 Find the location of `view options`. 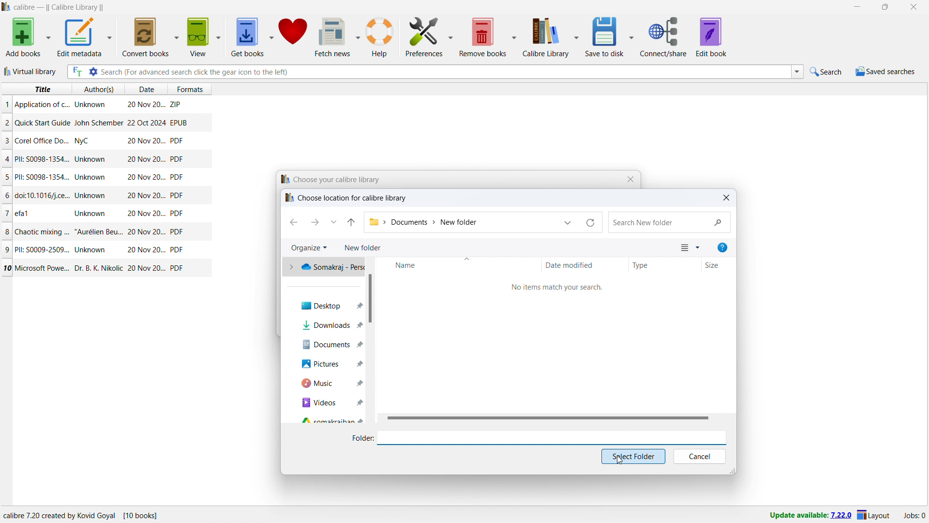

view options is located at coordinates (219, 37).